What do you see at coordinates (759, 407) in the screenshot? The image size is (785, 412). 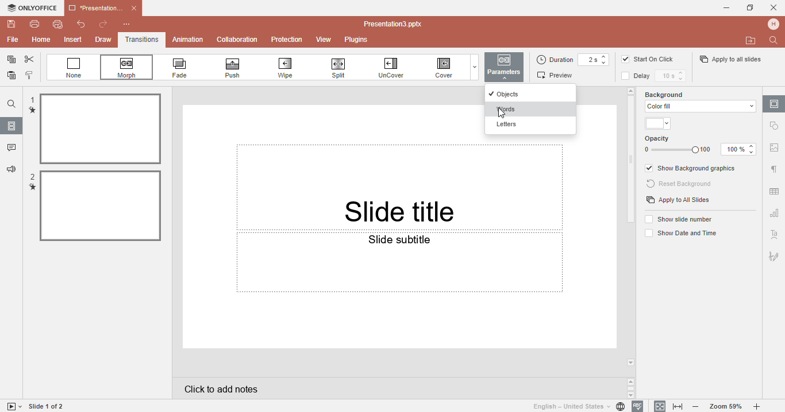 I see `Zoom in` at bounding box center [759, 407].